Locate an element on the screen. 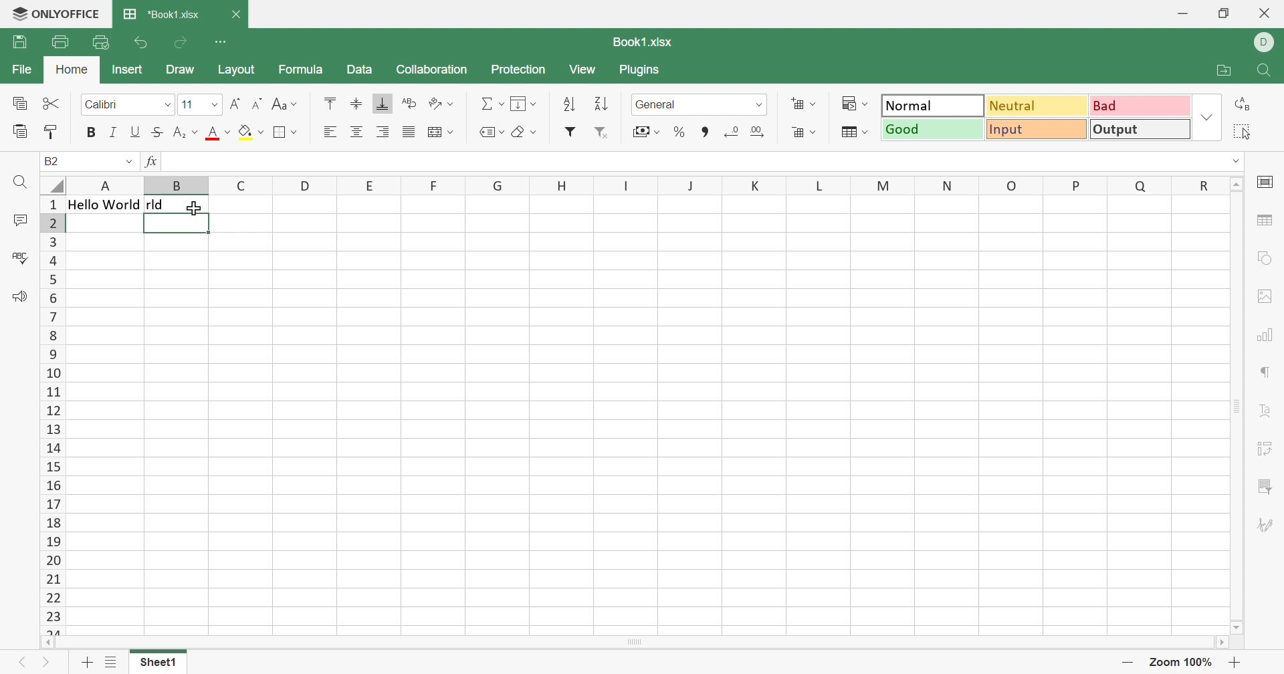 The image size is (1284, 674). table settings is located at coordinates (1264, 221).